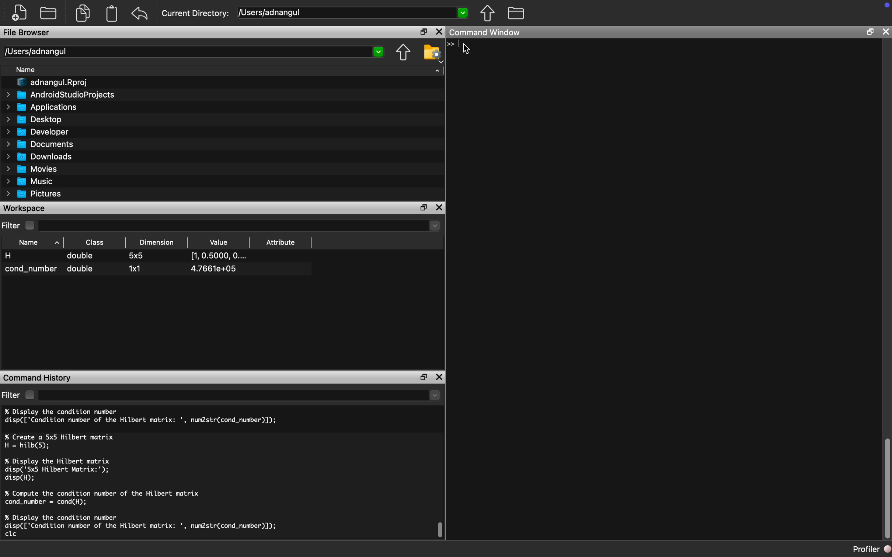 Image resolution: width=892 pixels, height=557 pixels. I want to click on cond_number double 1x1 4.7661e+05, so click(123, 269).